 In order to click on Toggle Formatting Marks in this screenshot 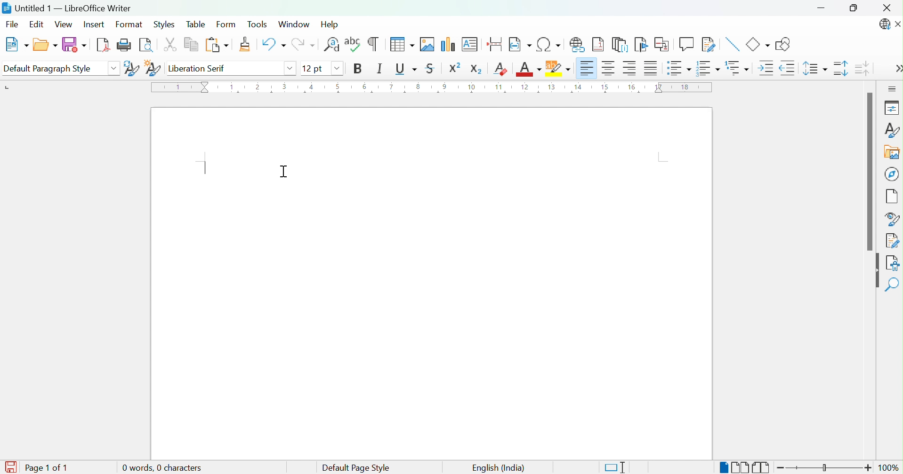, I will do `click(373, 43)`.